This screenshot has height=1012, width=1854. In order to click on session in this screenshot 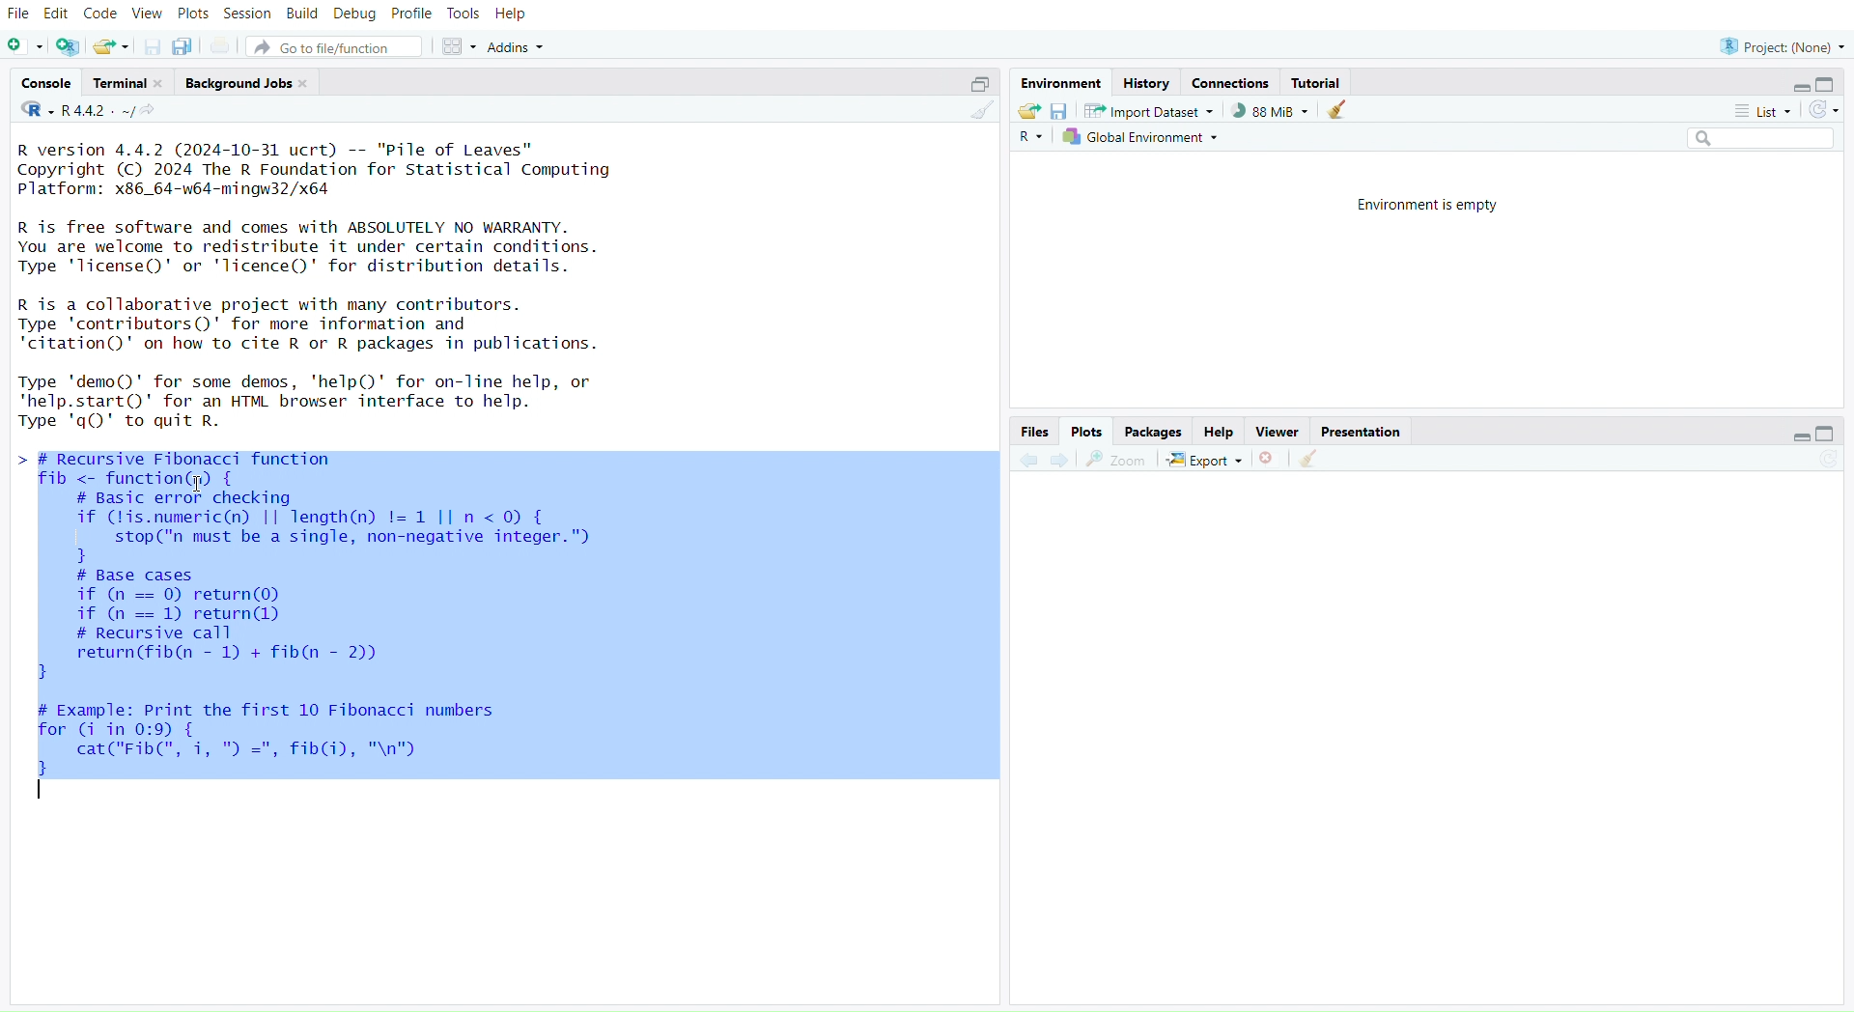, I will do `click(247, 15)`.